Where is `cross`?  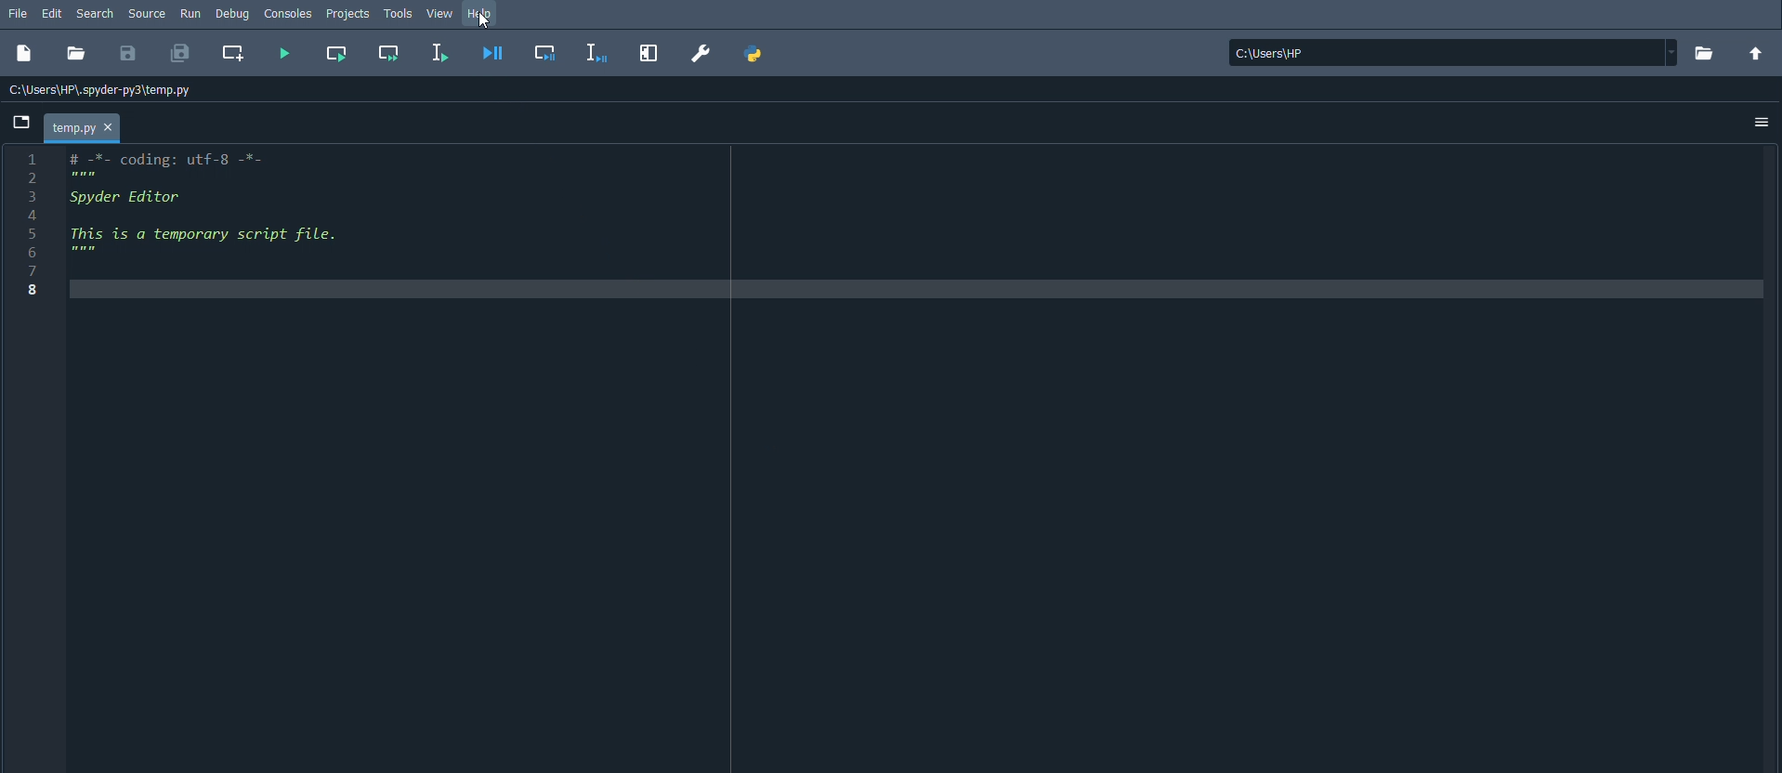 cross is located at coordinates (108, 127).